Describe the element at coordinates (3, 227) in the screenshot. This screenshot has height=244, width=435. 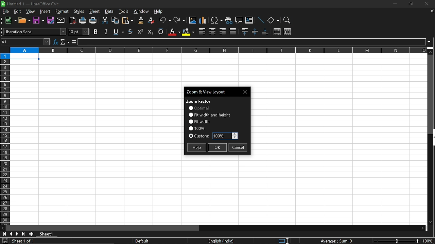
I see `move left` at that location.